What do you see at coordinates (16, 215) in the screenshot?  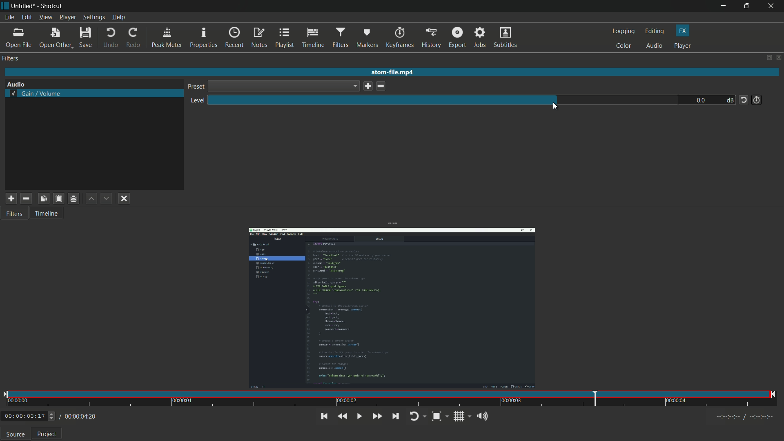 I see `Filters` at bounding box center [16, 215].